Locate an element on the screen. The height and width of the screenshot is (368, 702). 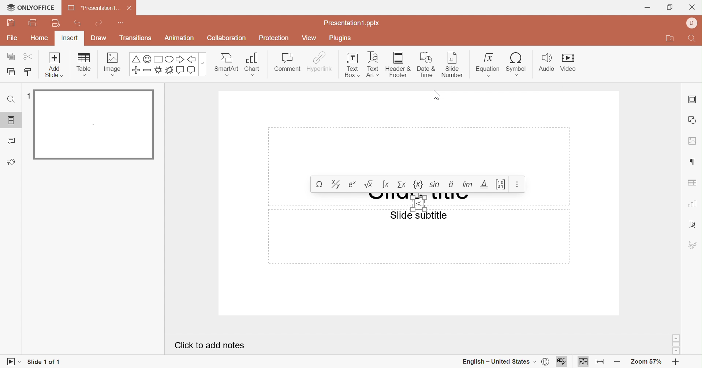
Collaboration is located at coordinates (227, 38).